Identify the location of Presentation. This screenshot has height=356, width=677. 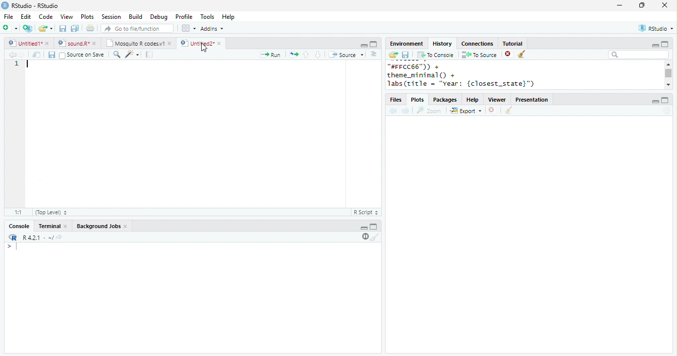
(532, 100).